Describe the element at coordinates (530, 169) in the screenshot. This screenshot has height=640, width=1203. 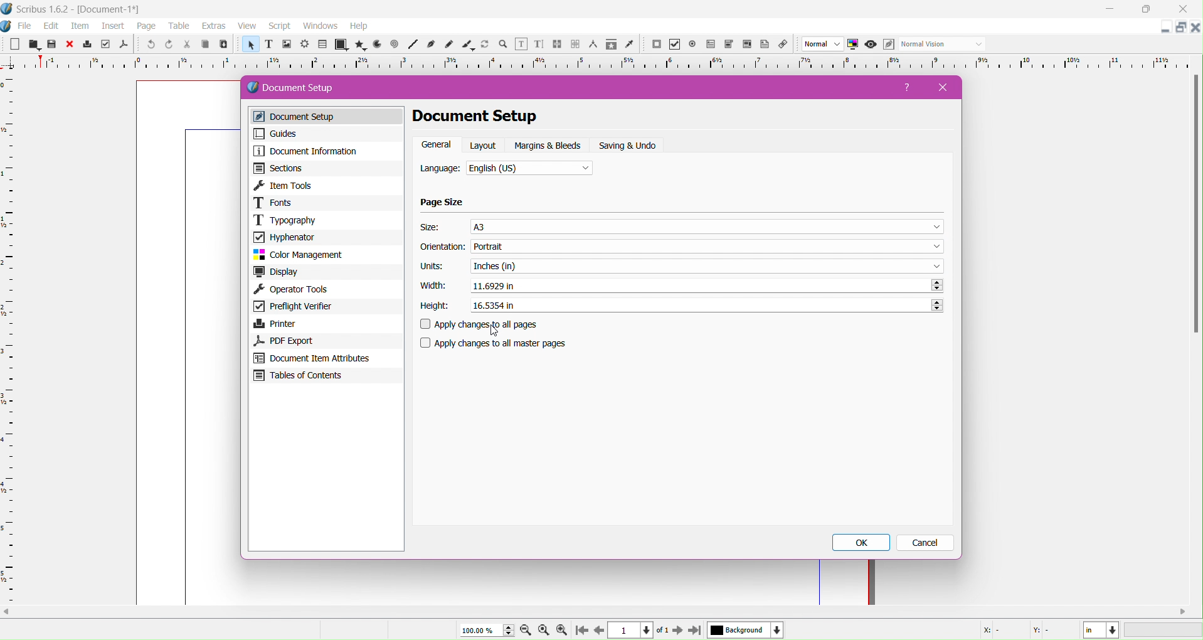
I see `Select the language from the list` at that location.